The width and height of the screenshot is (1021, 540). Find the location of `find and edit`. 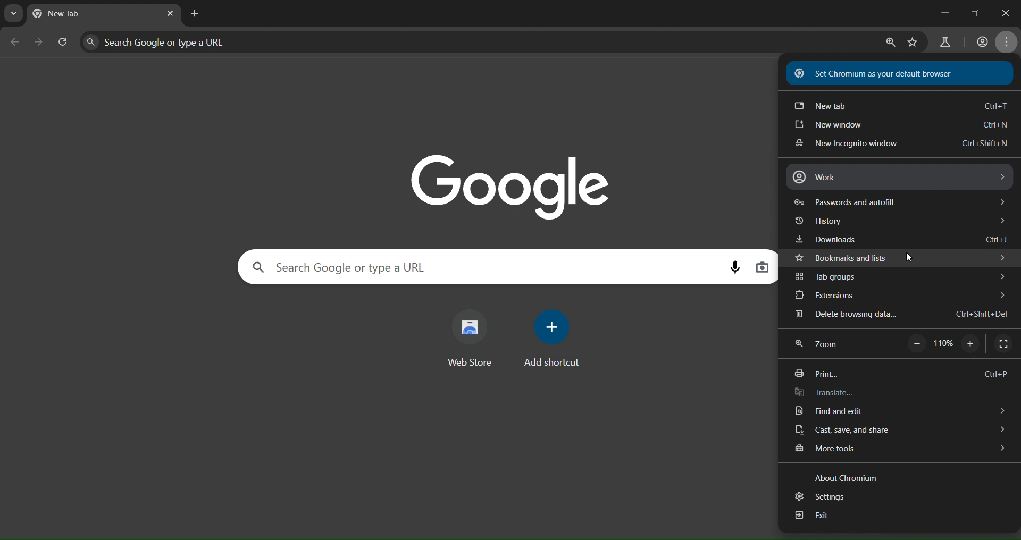

find and edit is located at coordinates (900, 411).